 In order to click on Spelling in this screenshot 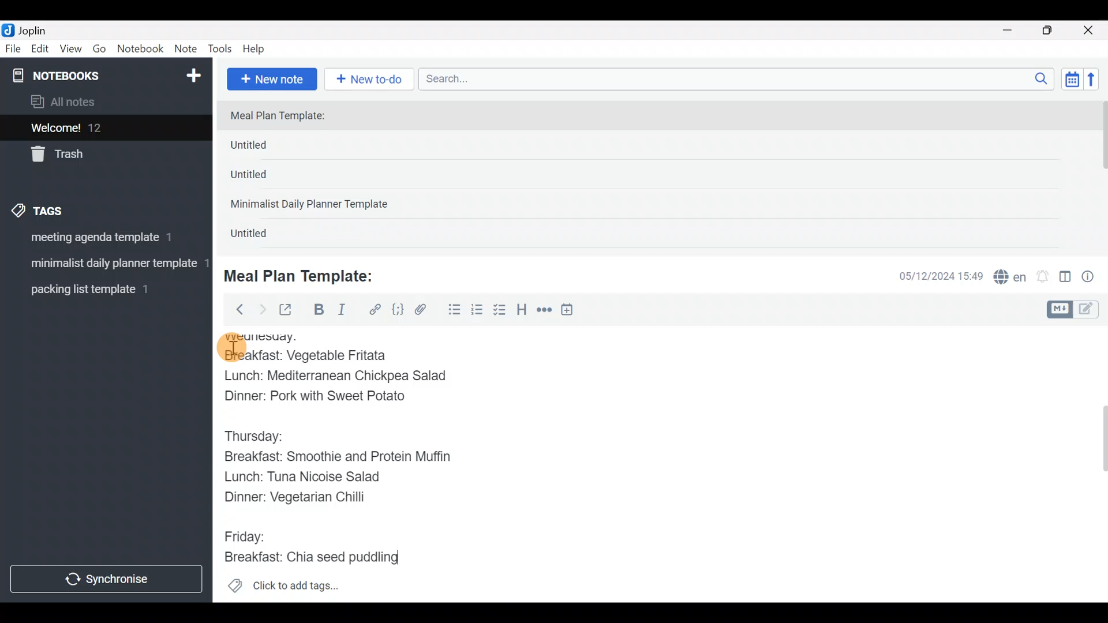, I will do `click(1010, 278)`.